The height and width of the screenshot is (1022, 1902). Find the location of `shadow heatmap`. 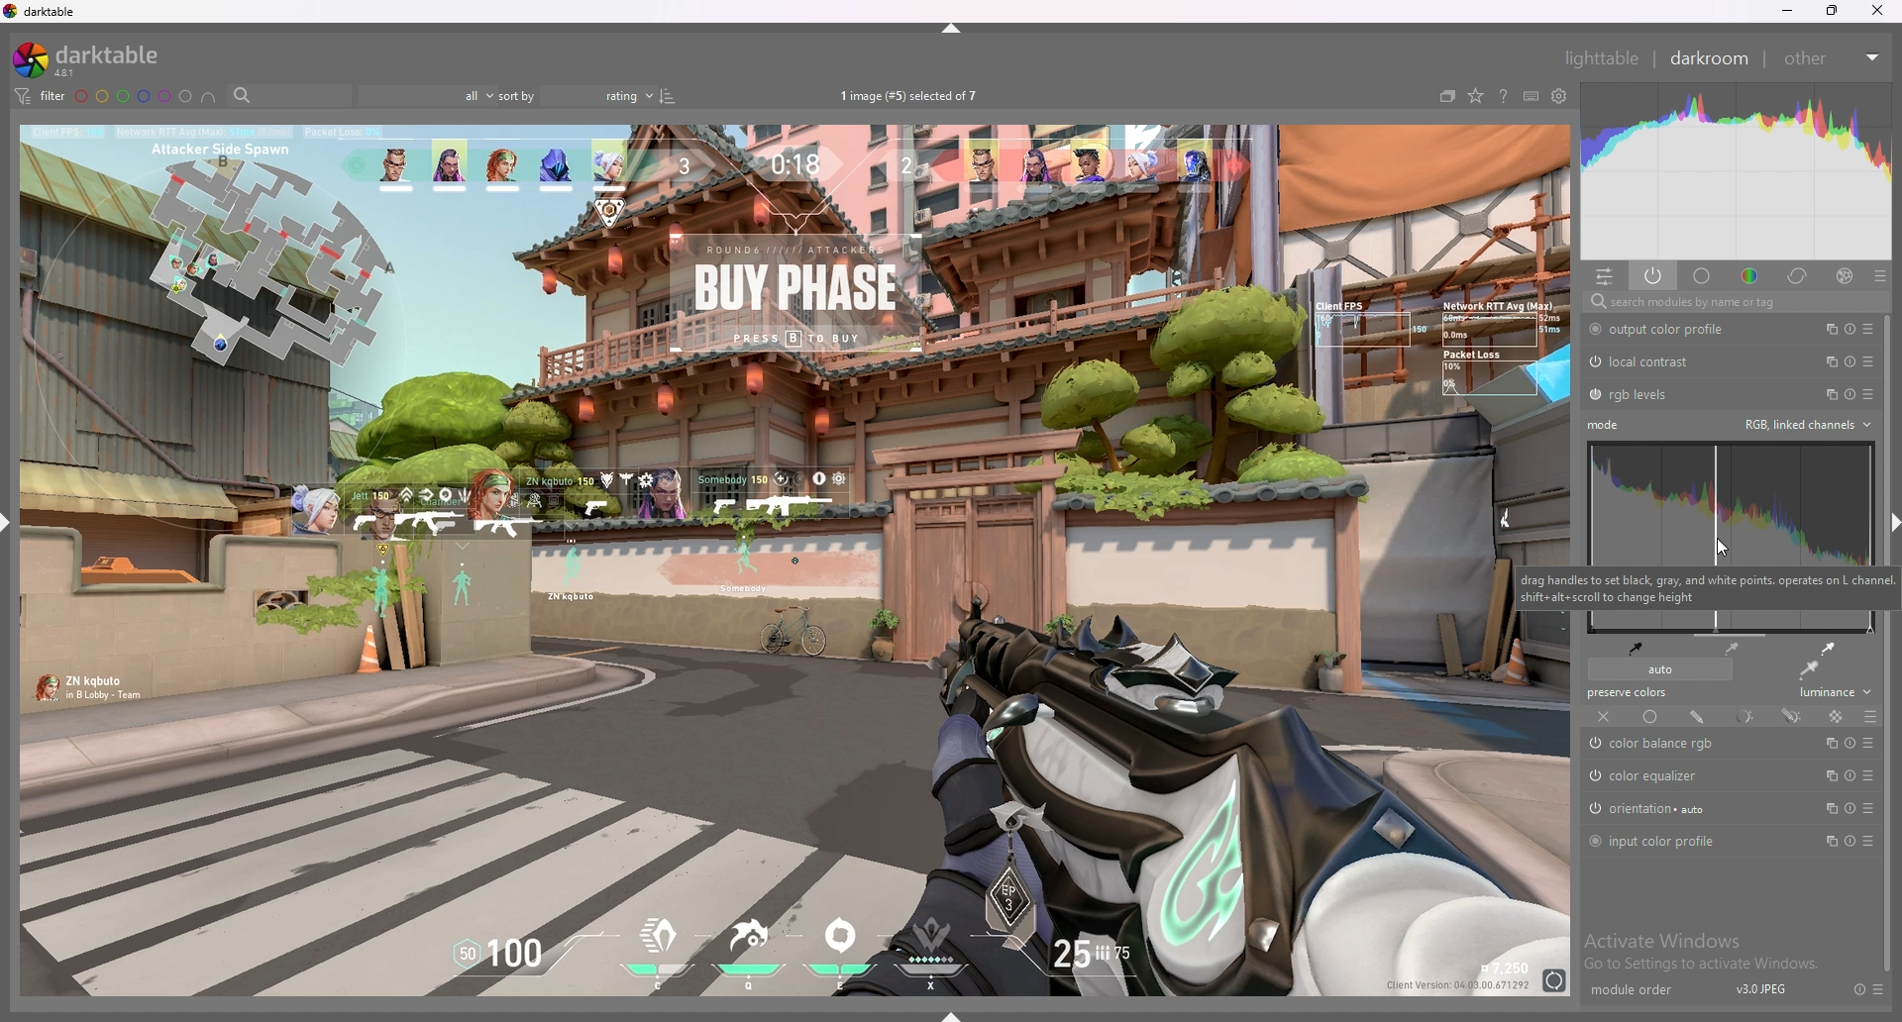

shadow heatmap is located at coordinates (1726, 536).